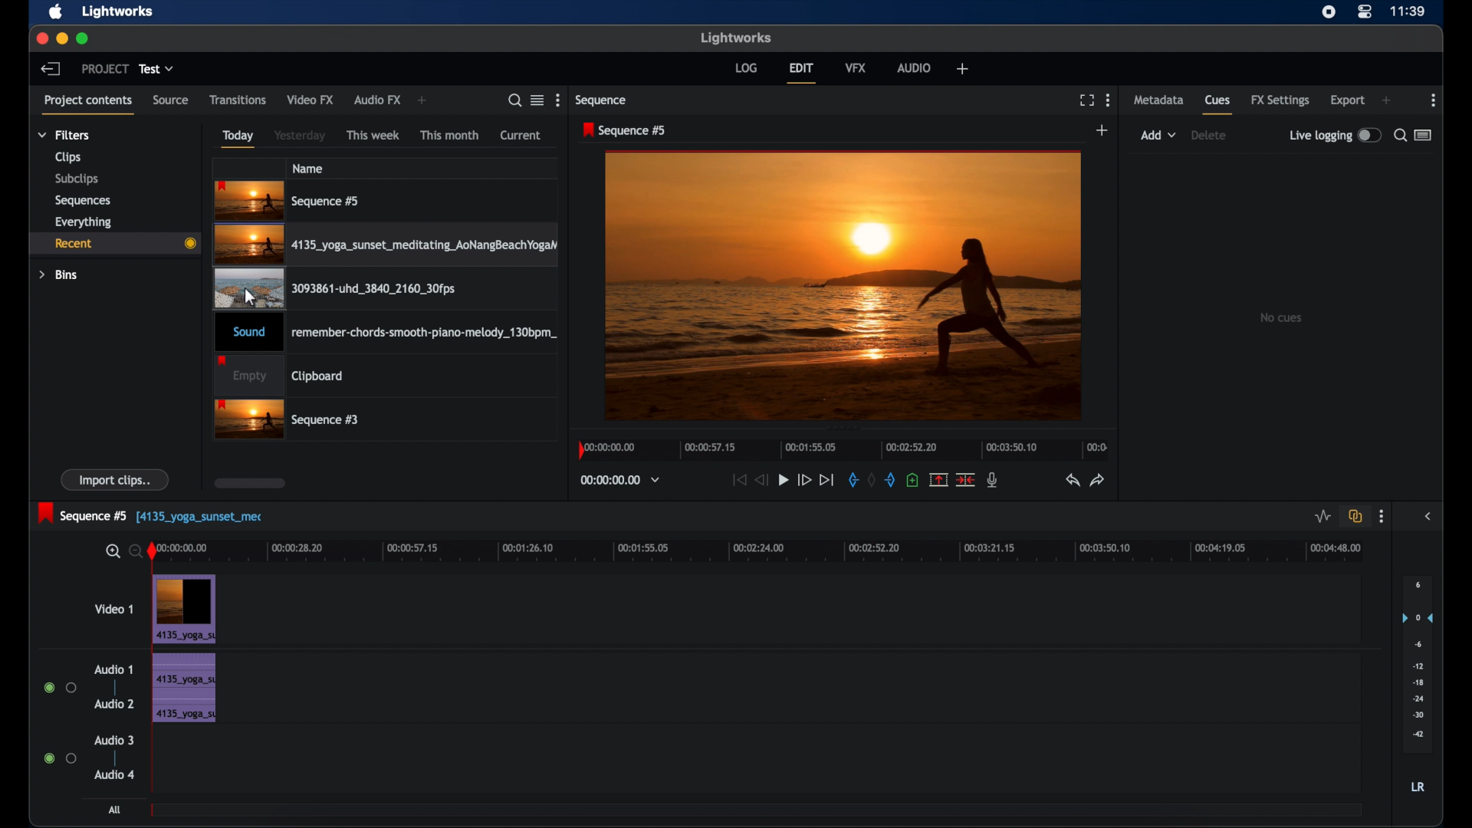 This screenshot has height=828, width=1472. What do you see at coordinates (114, 669) in the screenshot?
I see `audio 1` at bounding box center [114, 669].